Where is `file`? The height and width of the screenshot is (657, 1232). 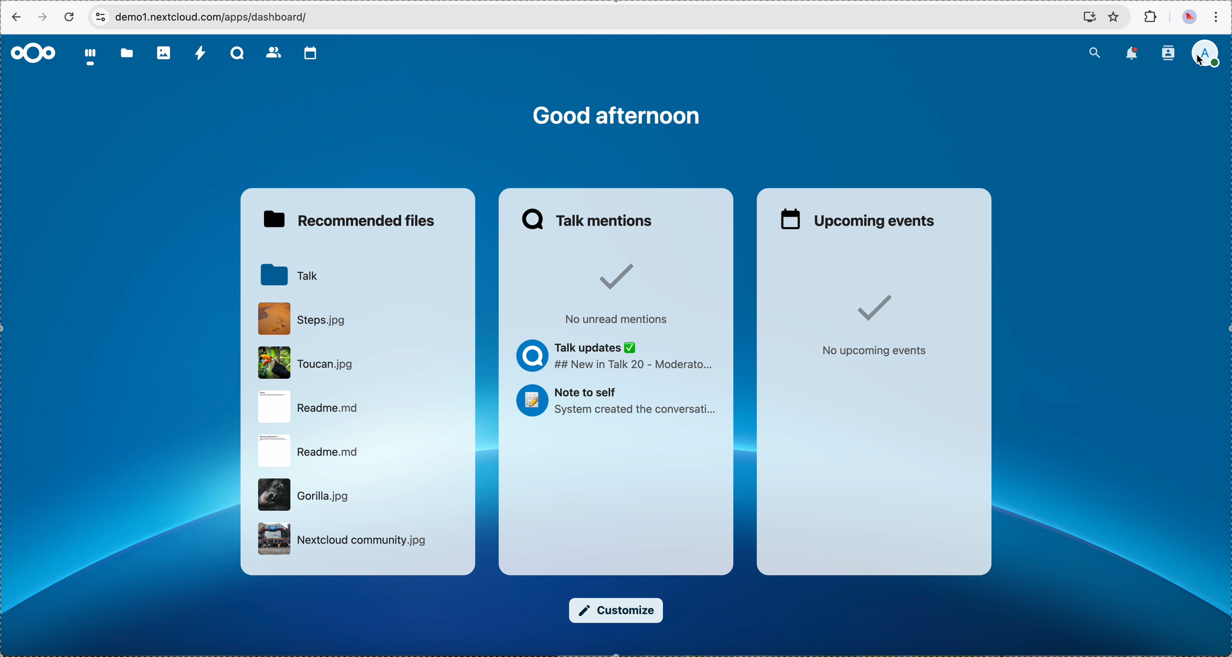
file is located at coordinates (310, 452).